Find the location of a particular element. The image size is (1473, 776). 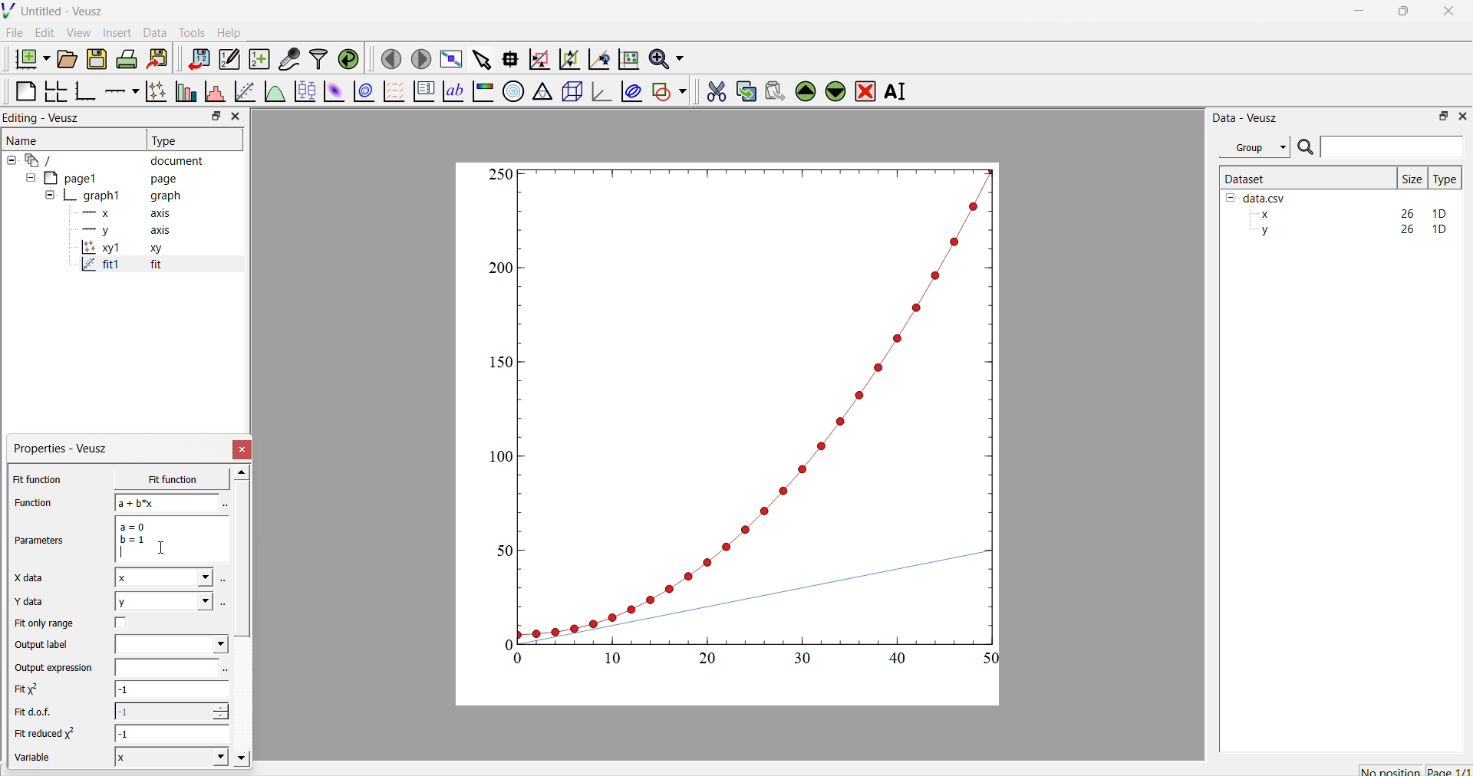

graph1 graph is located at coordinates (114, 196).